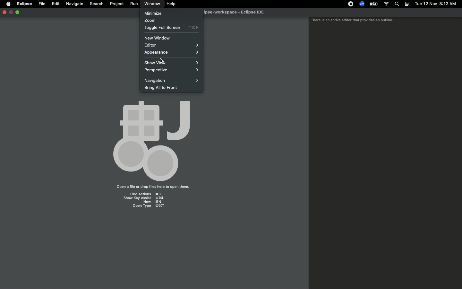 The height and width of the screenshot is (289, 462). I want to click on Project, so click(116, 4).